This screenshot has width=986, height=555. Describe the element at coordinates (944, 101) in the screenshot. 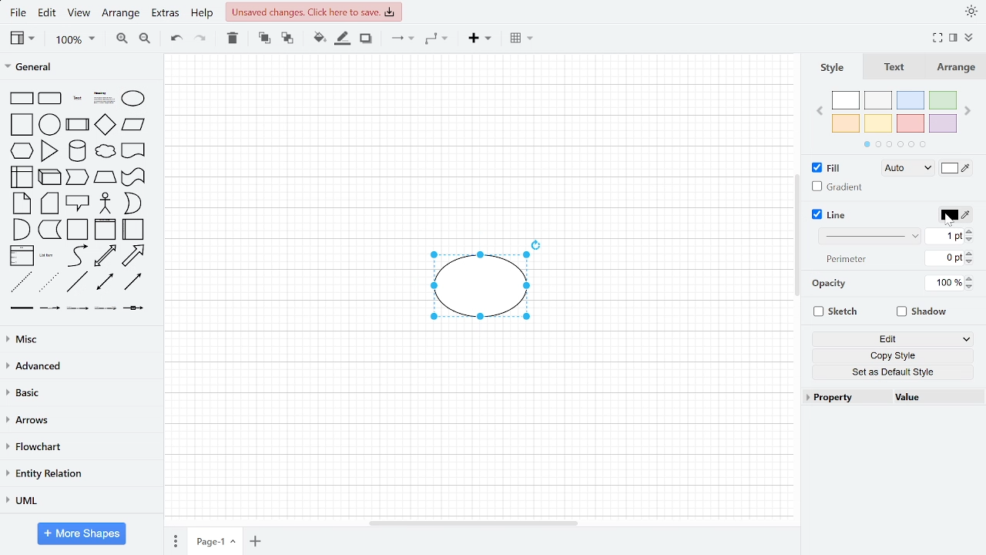

I see `green` at that location.